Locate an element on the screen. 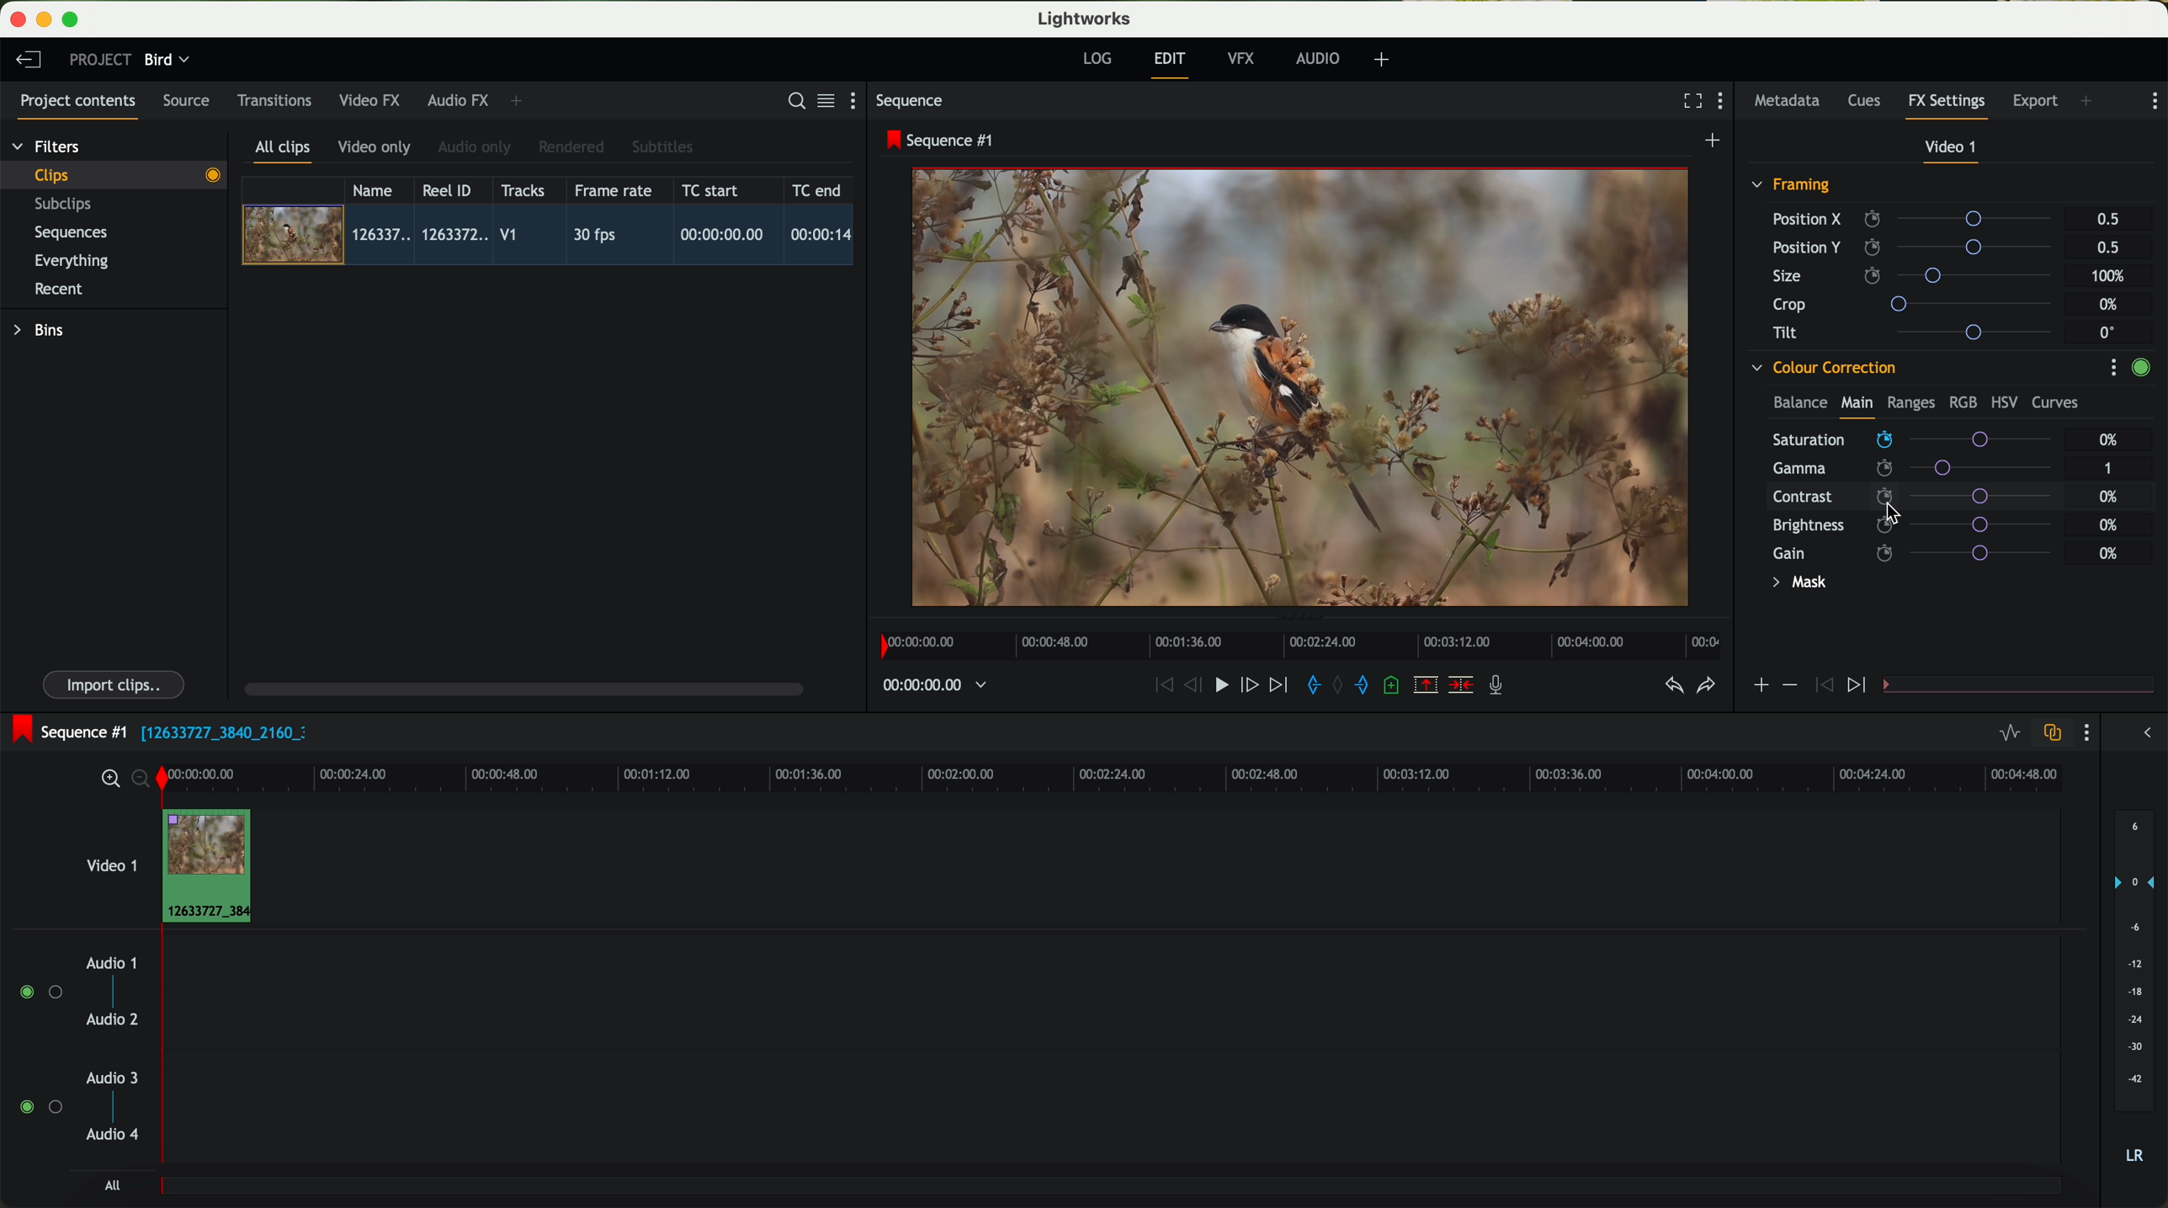 This screenshot has width=2168, height=1208. sequence #1 is located at coordinates (65, 732).